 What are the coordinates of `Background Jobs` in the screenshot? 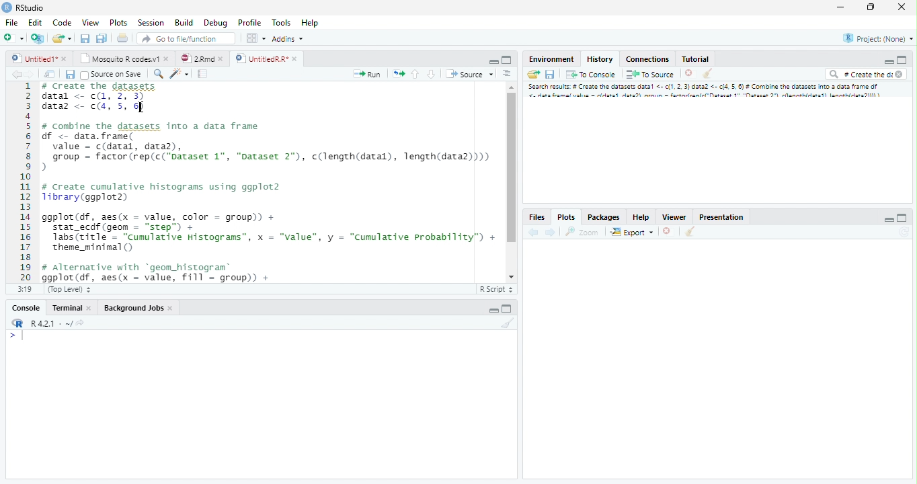 It's located at (139, 308).